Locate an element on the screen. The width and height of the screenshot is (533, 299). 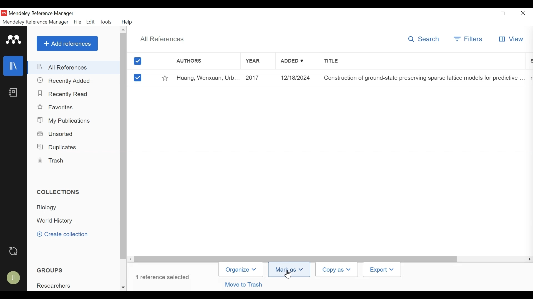
Recently Read is located at coordinates (63, 94).